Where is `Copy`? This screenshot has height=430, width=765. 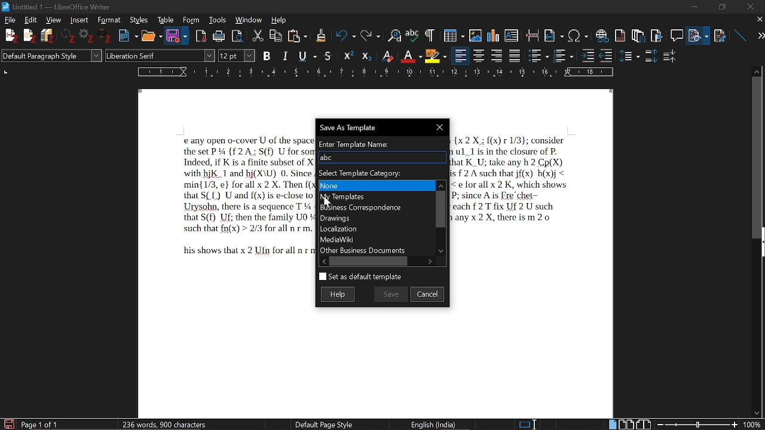 Copy is located at coordinates (277, 35).